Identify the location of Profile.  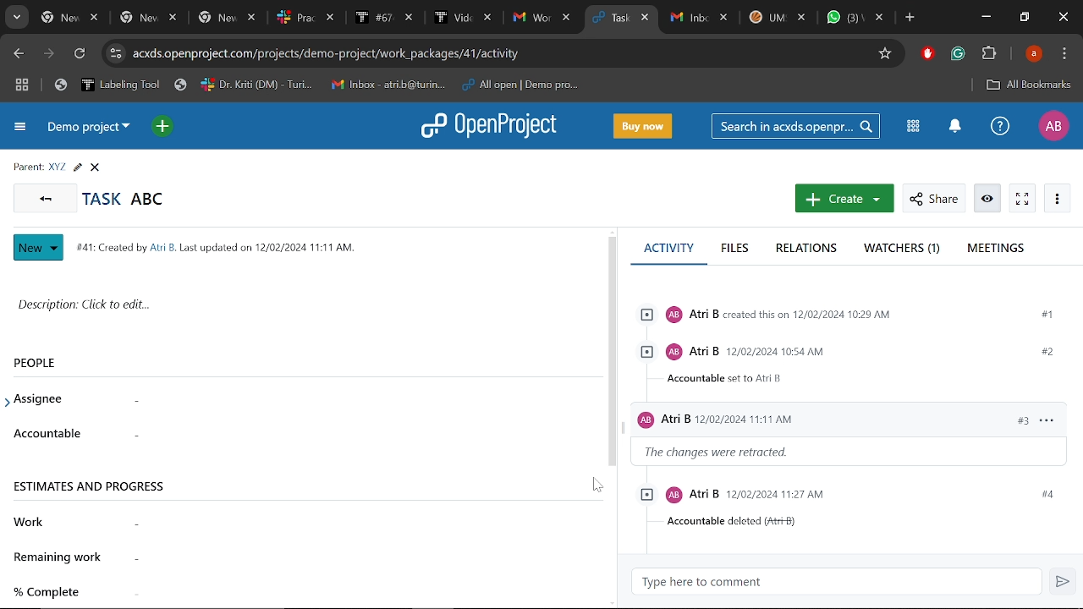
(1053, 125).